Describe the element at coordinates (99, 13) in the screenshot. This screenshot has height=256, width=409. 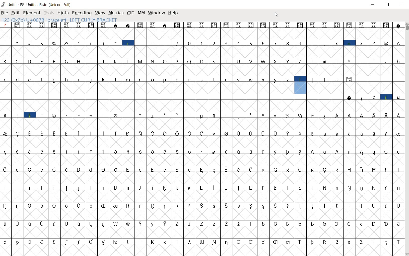
I see `VIEW` at that location.